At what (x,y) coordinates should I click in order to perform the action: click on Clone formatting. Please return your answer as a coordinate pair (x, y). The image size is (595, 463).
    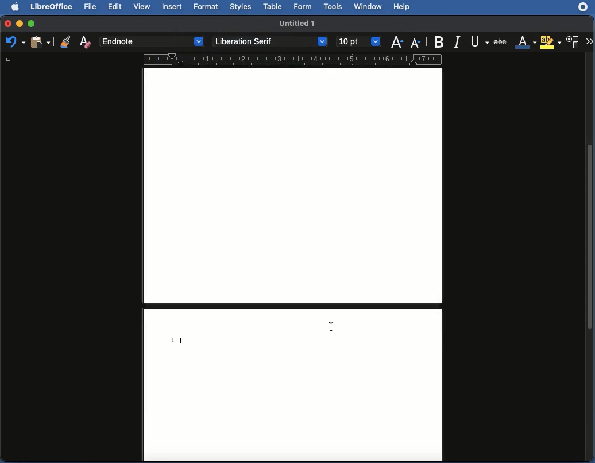
    Looking at the image, I should click on (66, 40).